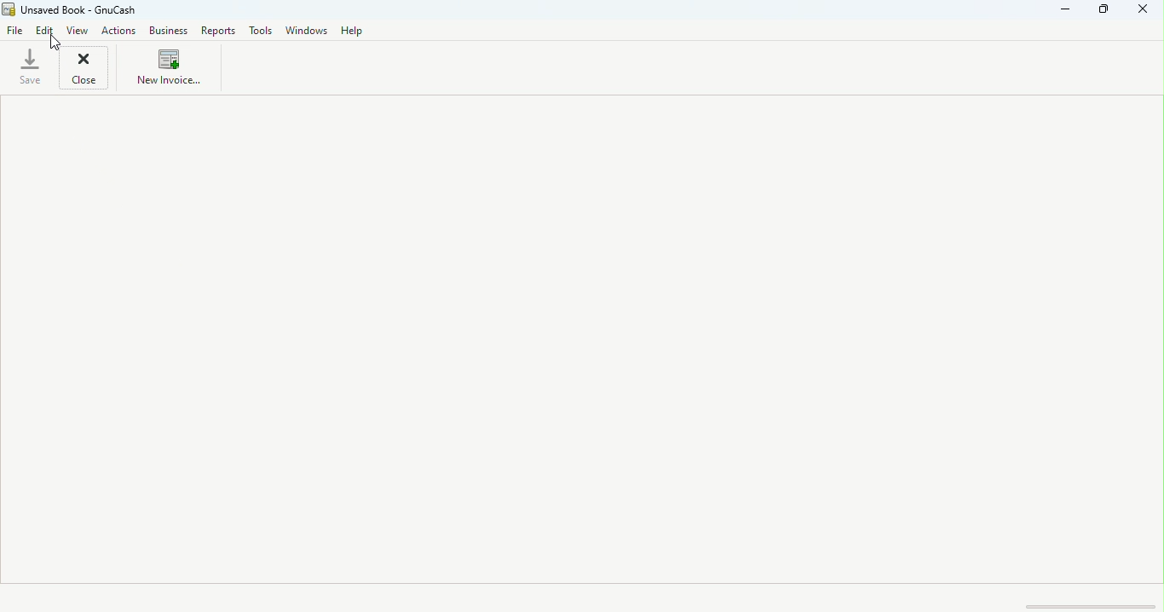  I want to click on Business, so click(170, 32).